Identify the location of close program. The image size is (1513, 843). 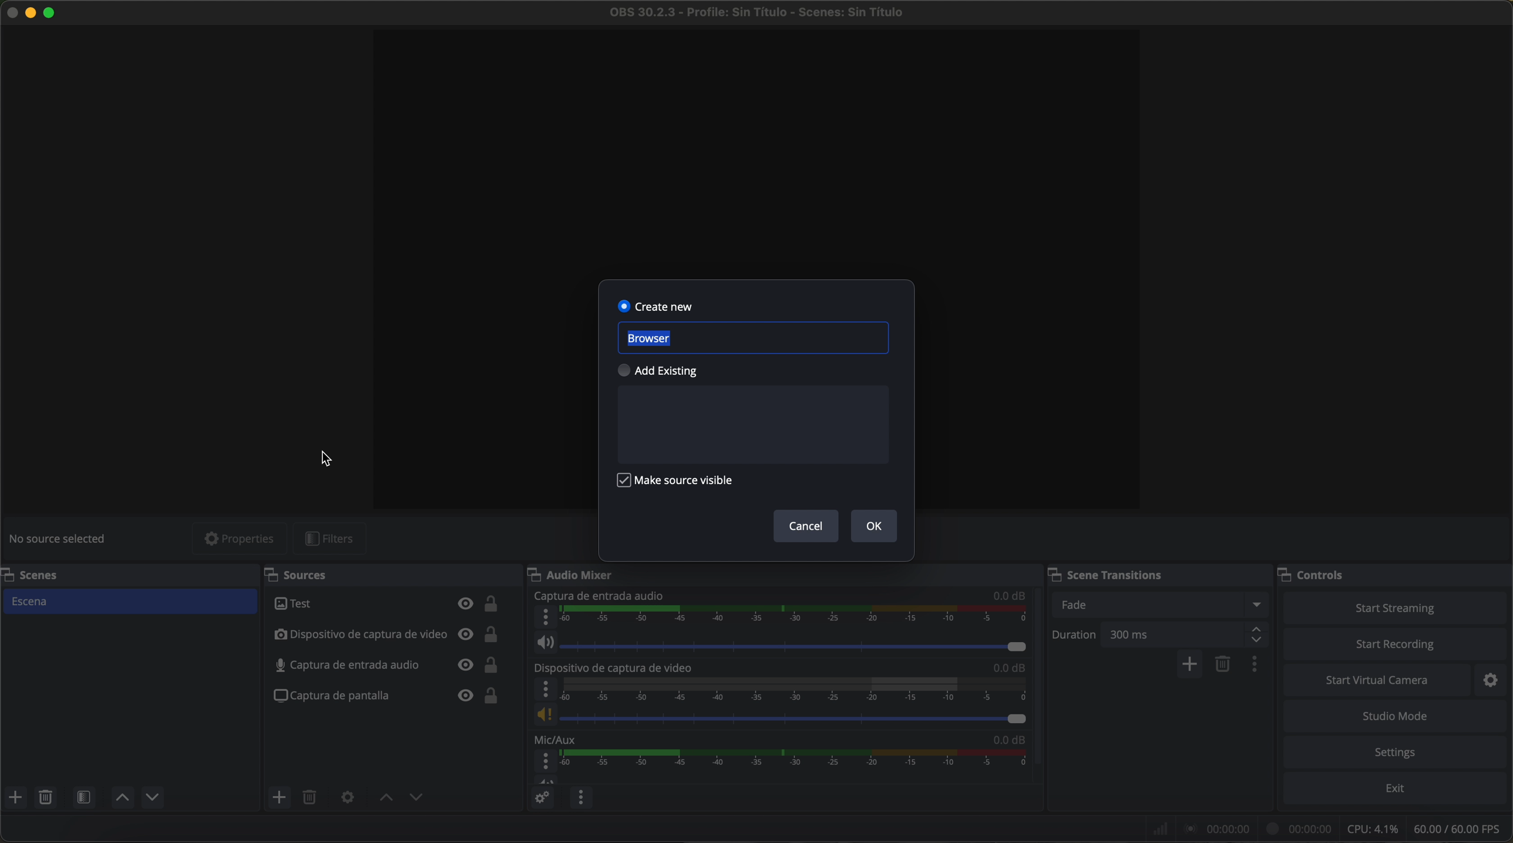
(9, 14).